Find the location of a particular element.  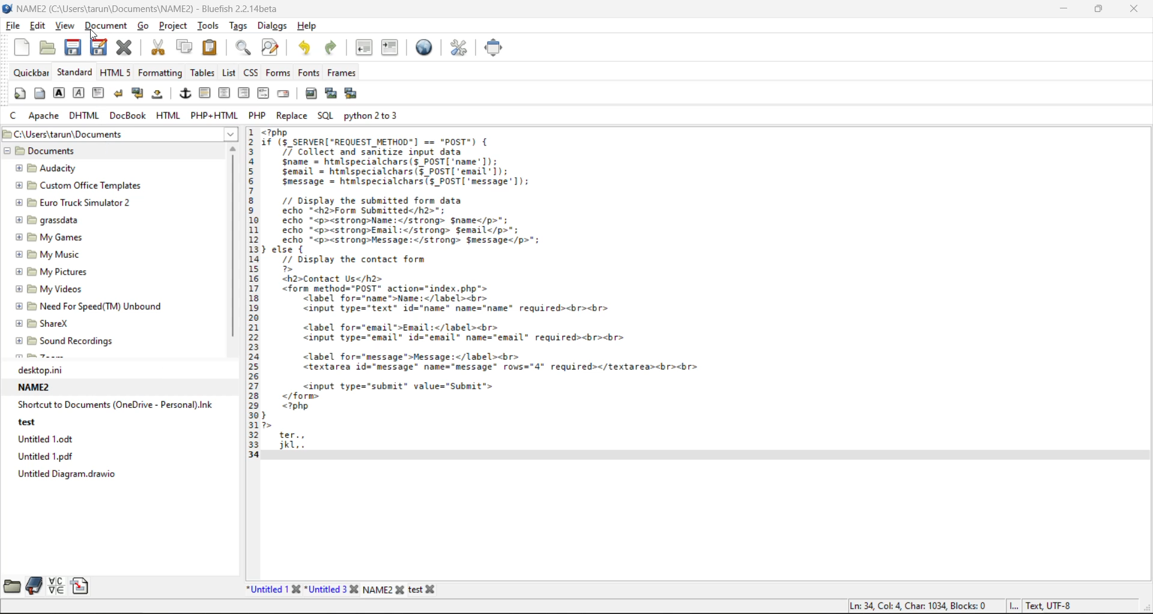

my games is located at coordinates (56, 237).